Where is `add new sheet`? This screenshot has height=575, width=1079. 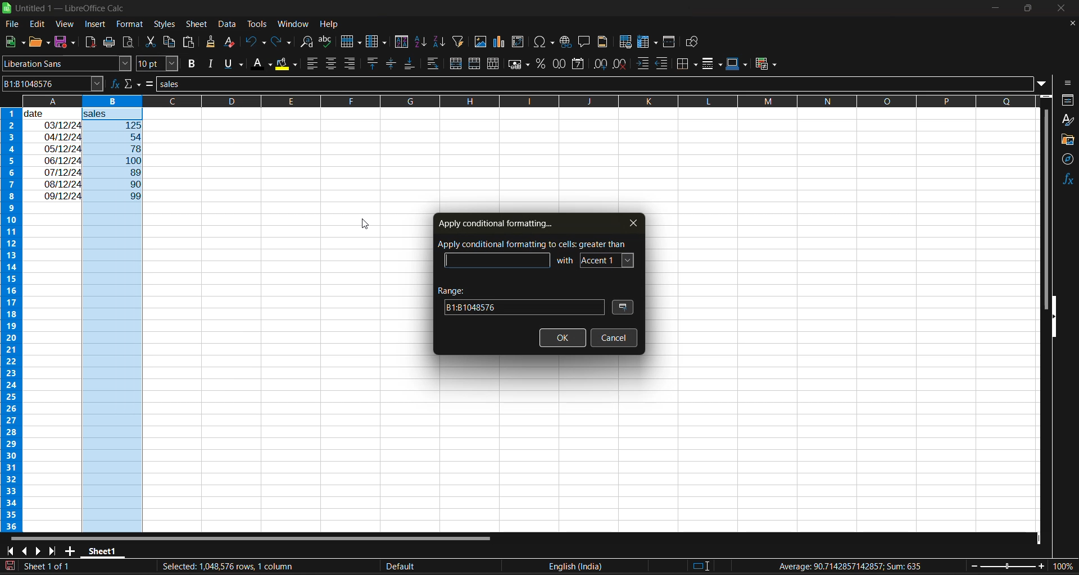 add new sheet is located at coordinates (71, 550).